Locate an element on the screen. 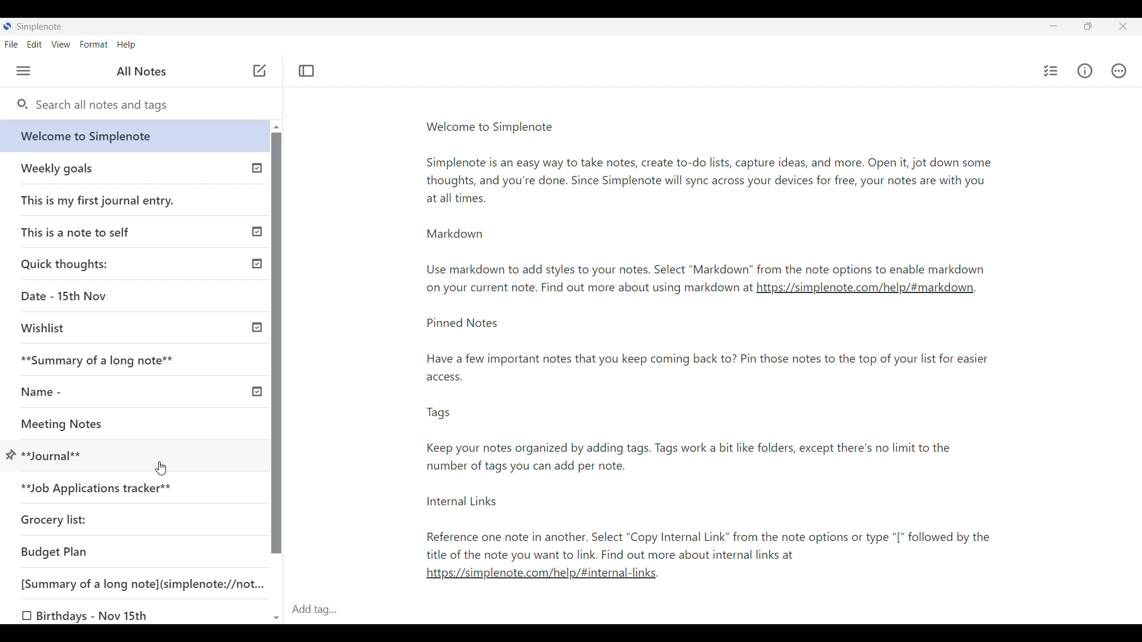 The height and width of the screenshot is (642, 1142).  is located at coordinates (587, 287).